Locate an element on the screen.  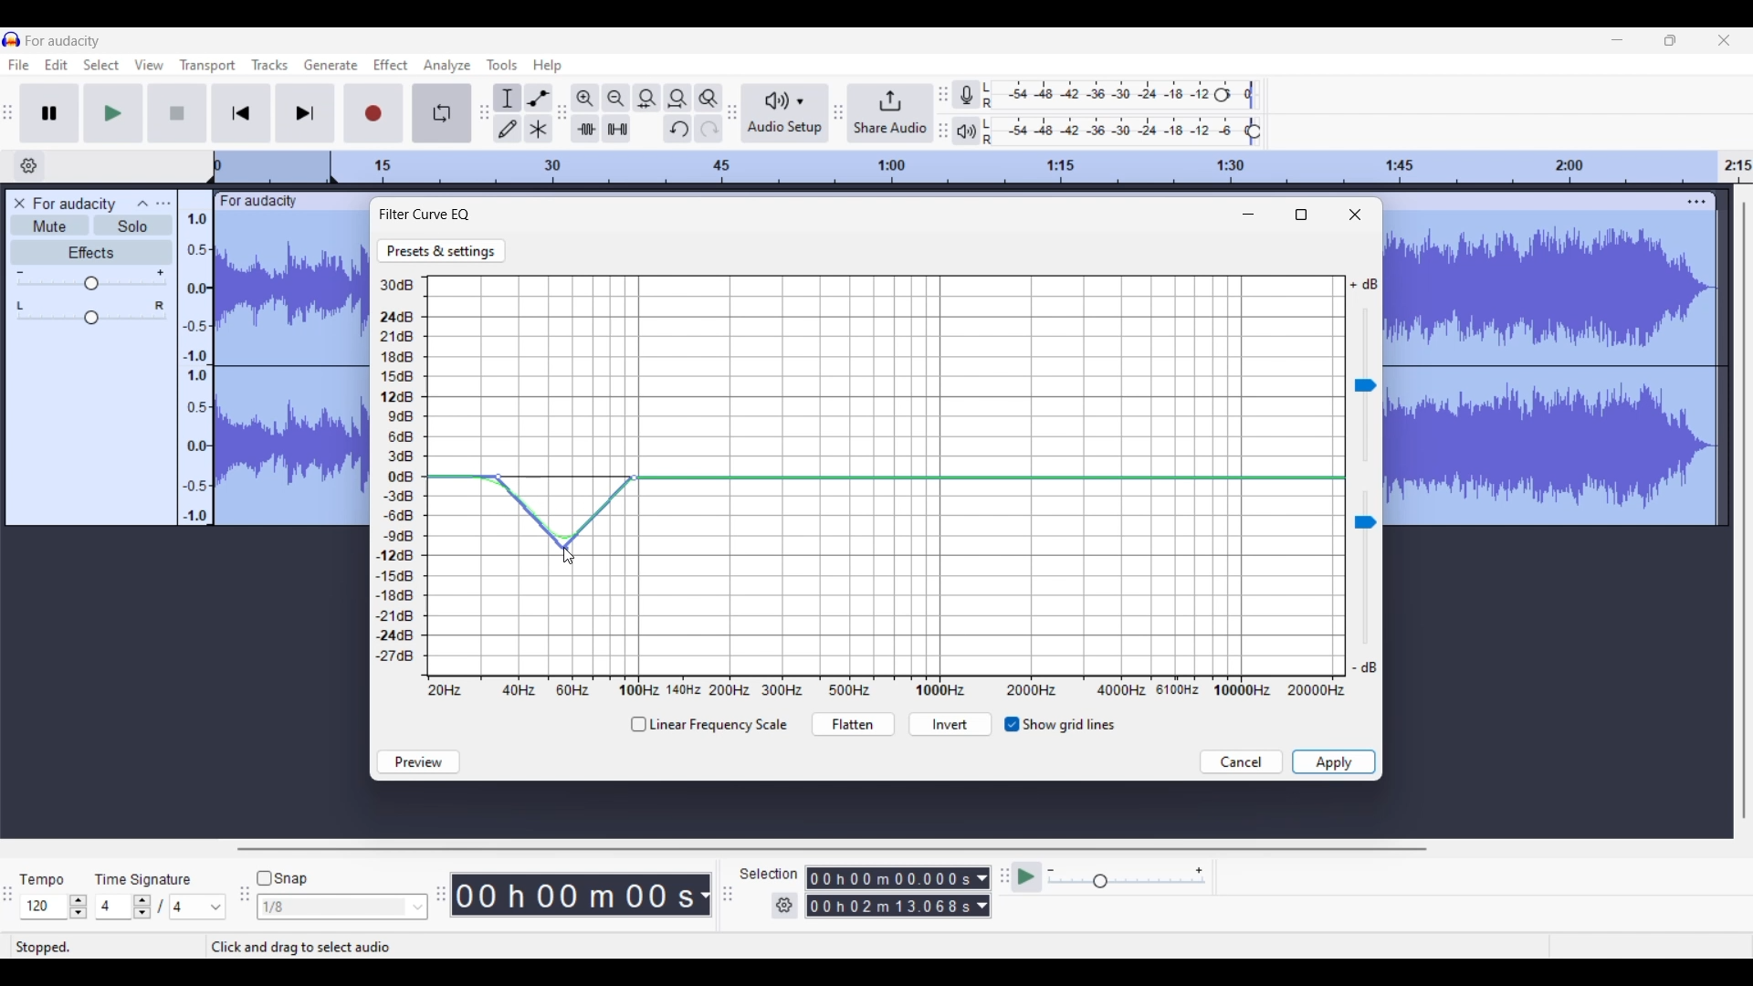
Status of current recording is located at coordinates (106, 948).